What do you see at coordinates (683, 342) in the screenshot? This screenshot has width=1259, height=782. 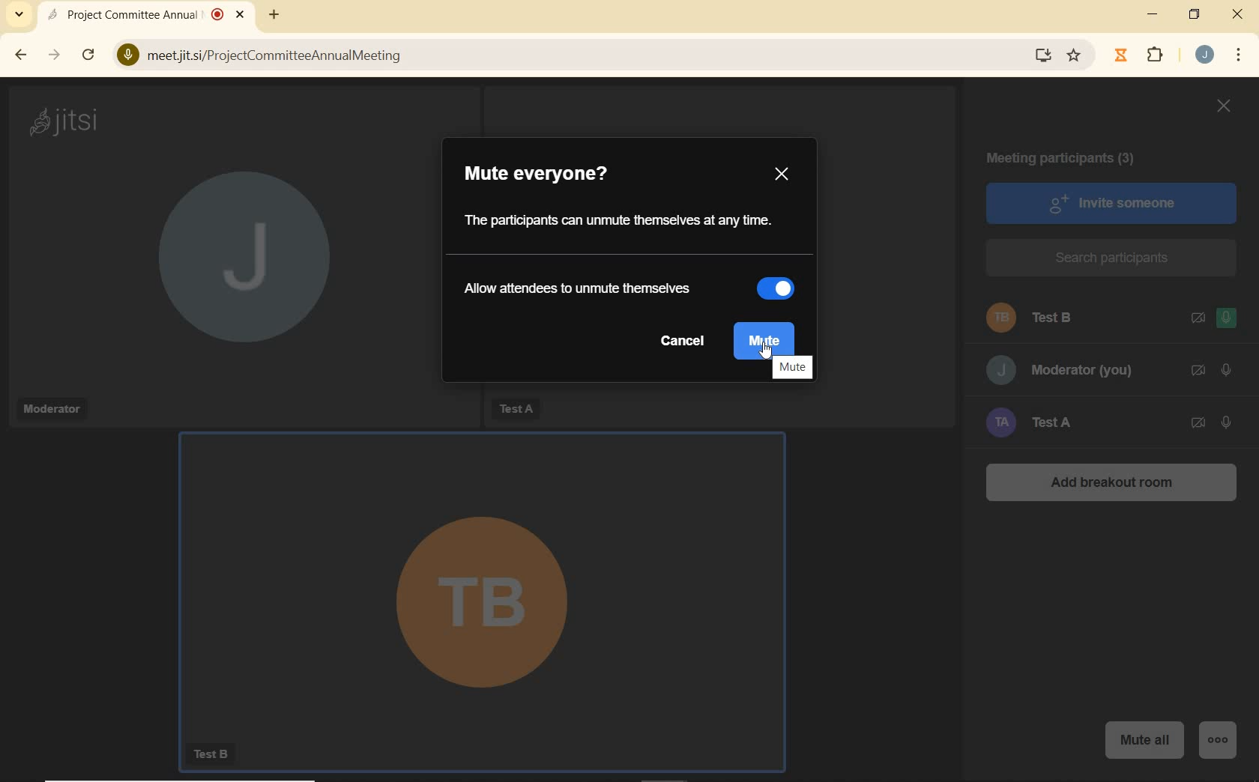 I see `CANCEL` at bounding box center [683, 342].